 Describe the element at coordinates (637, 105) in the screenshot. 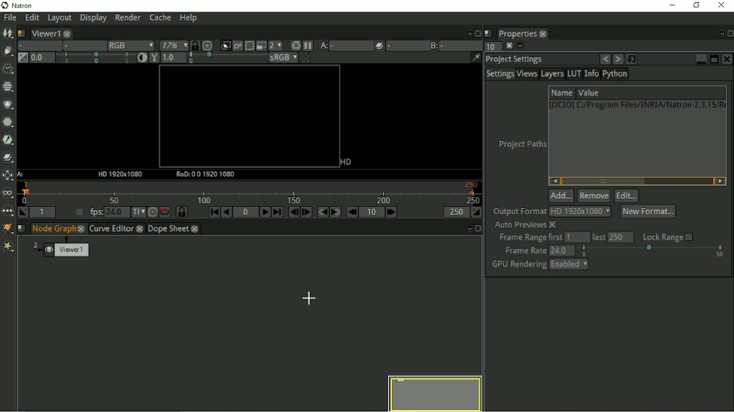

I see `1 [0CIO0] C:/Program Files/INRIA/Natron-2.3.15/R(` at that location.